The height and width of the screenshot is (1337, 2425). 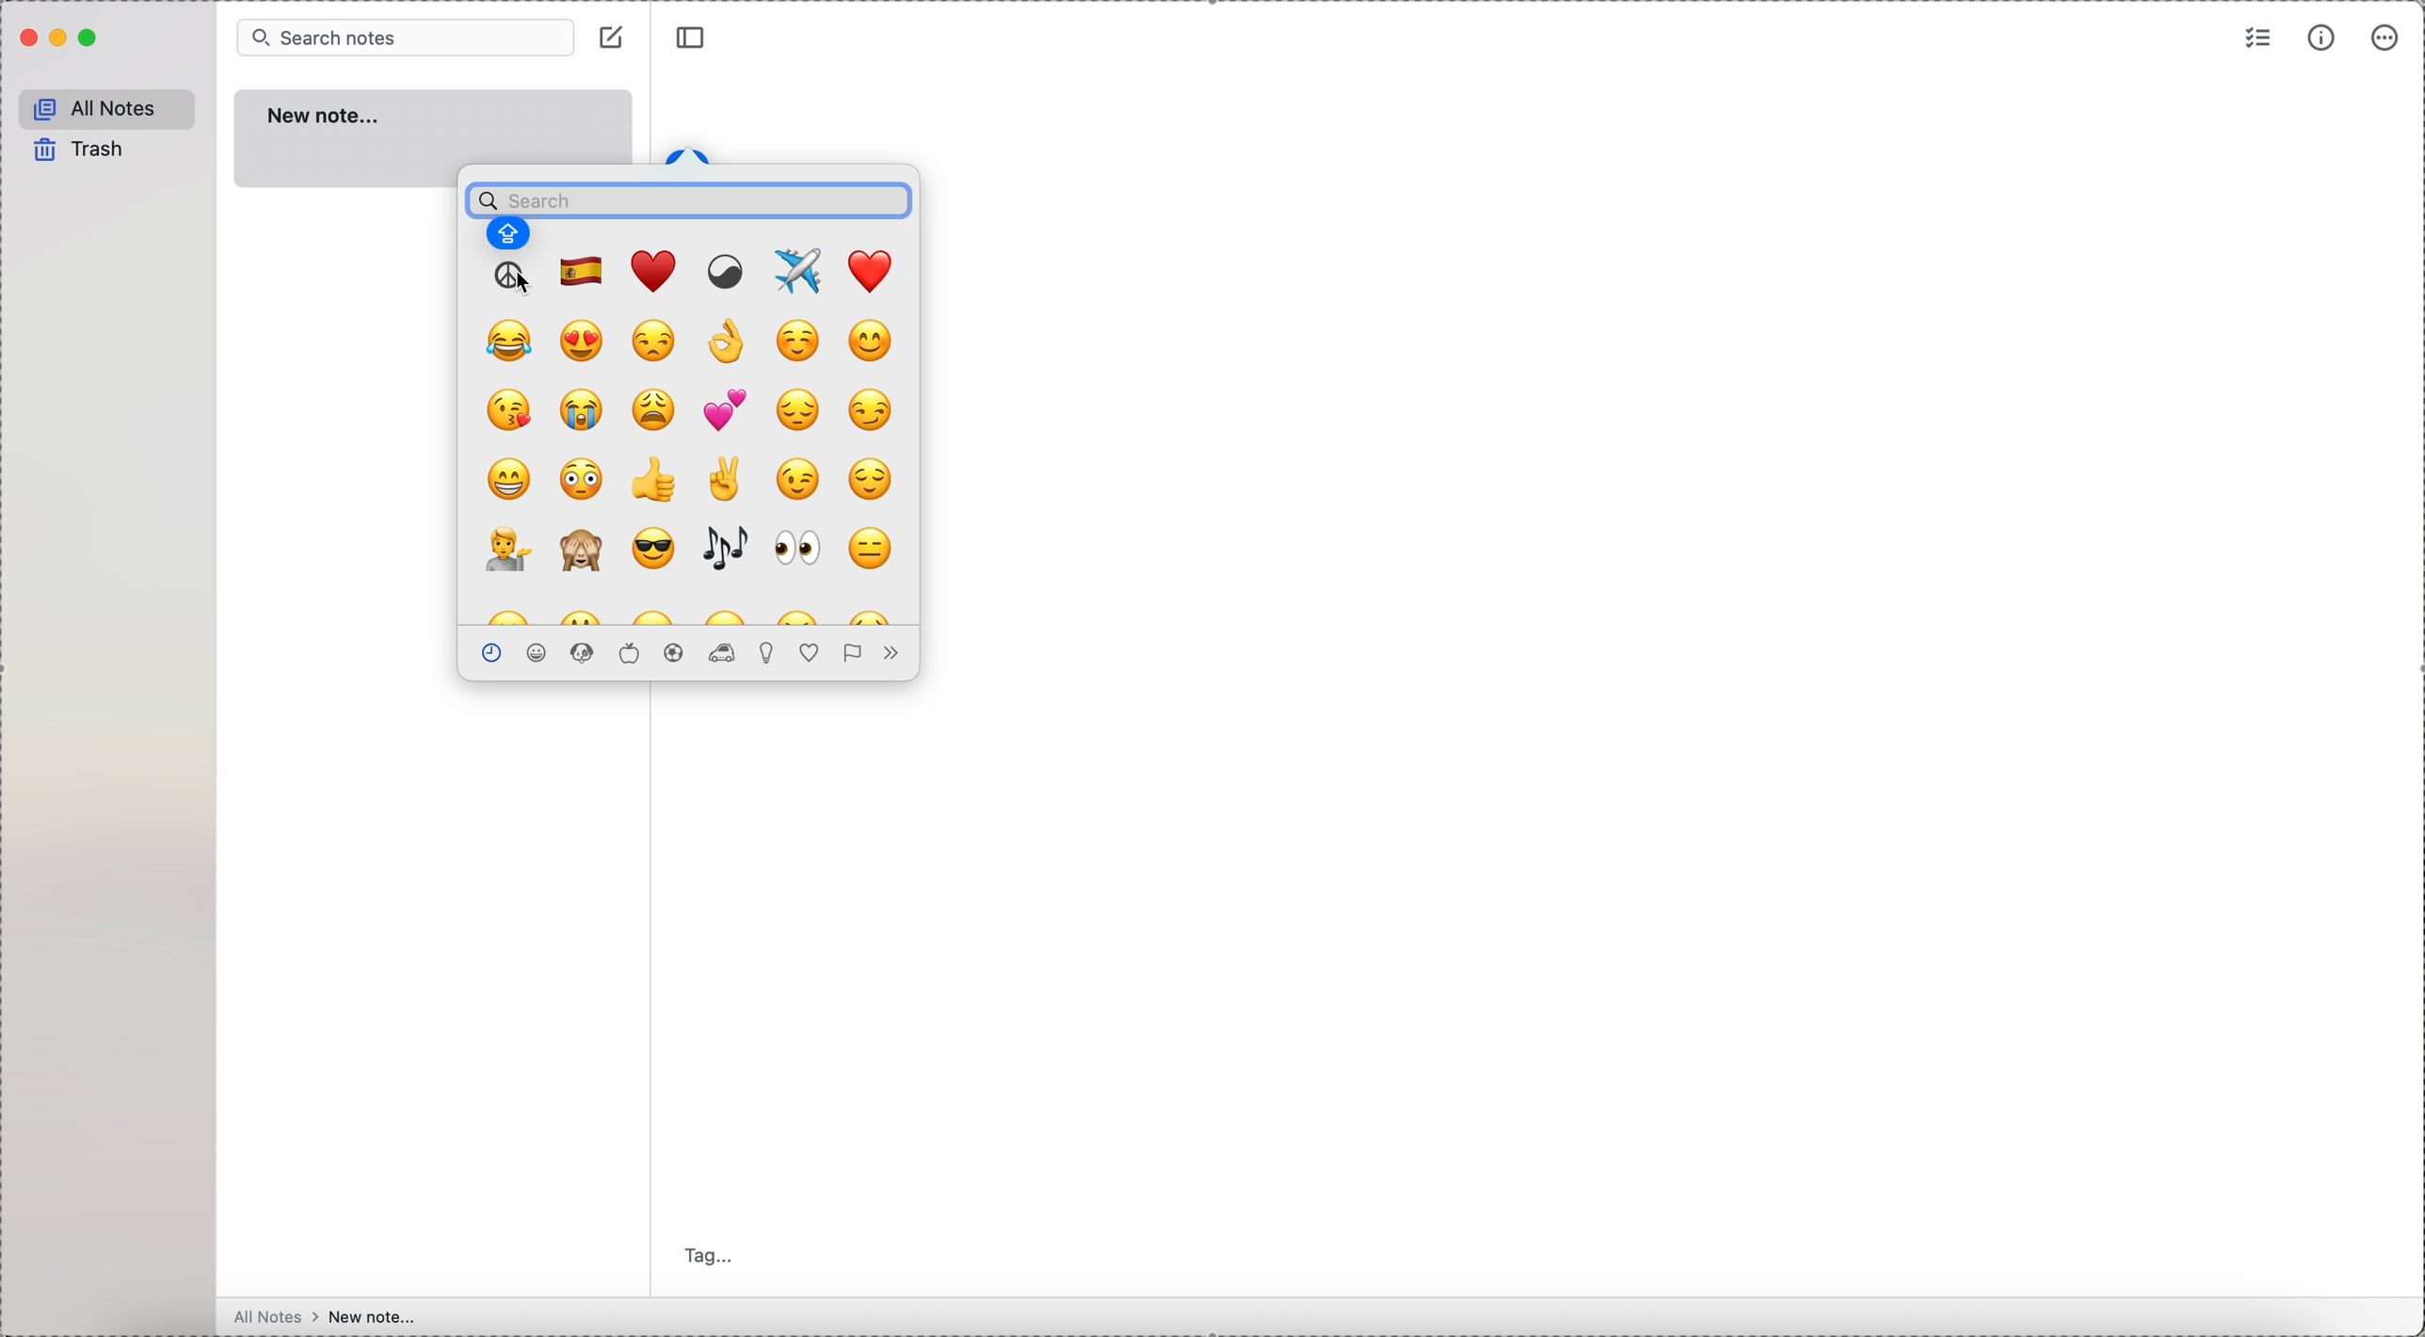 What do you see at coordinates (85, 151) in the screenshot?
I see `trash` at bounding box center [85, 151].